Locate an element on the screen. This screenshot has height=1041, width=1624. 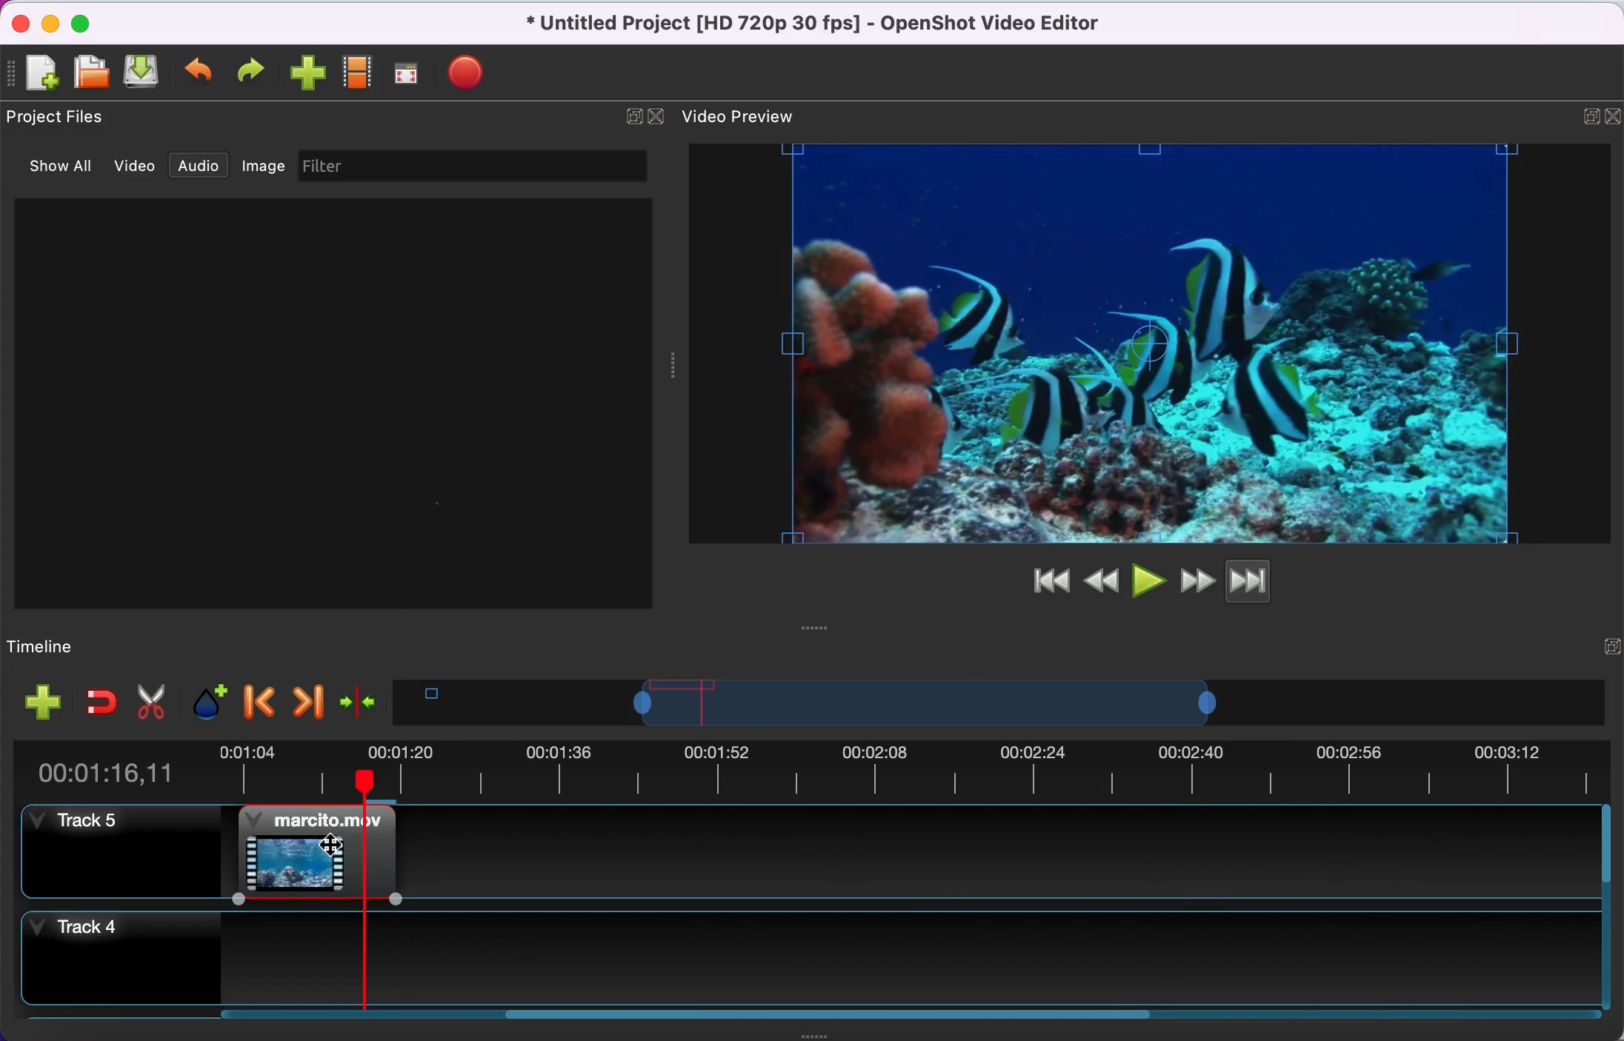
close is located at coordinates (656, 118).